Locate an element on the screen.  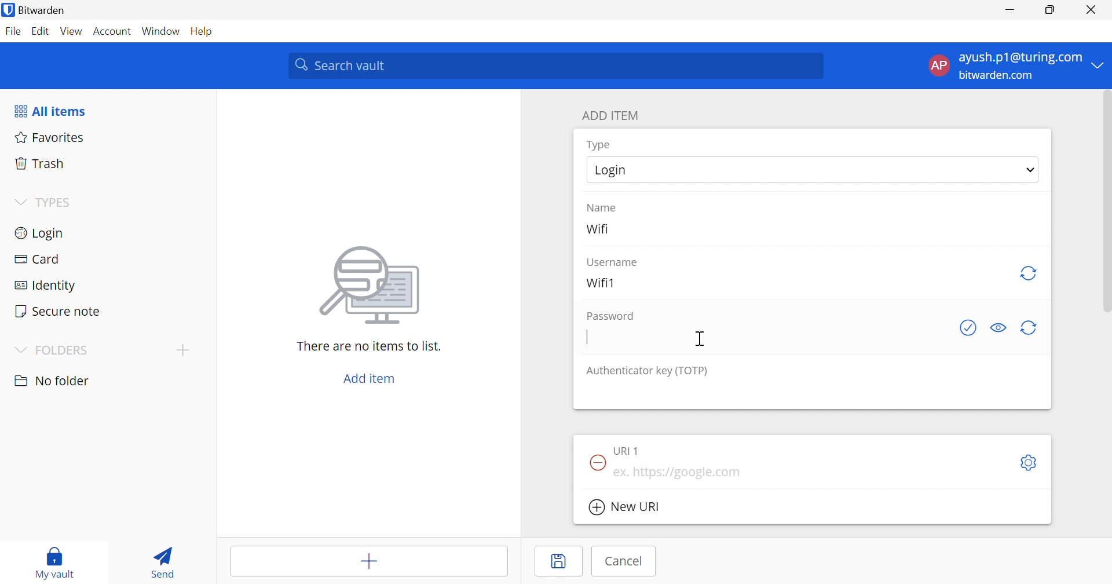
Typing Cursor is located at coordinates (584, 337).